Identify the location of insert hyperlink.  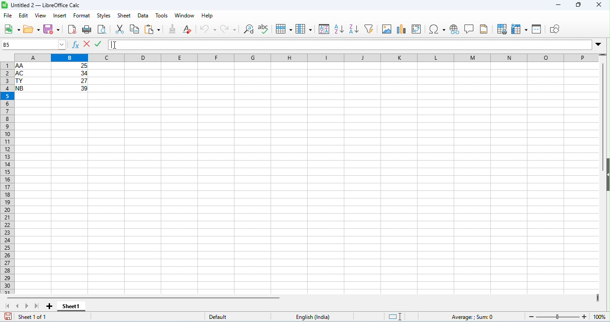
(454, 30).